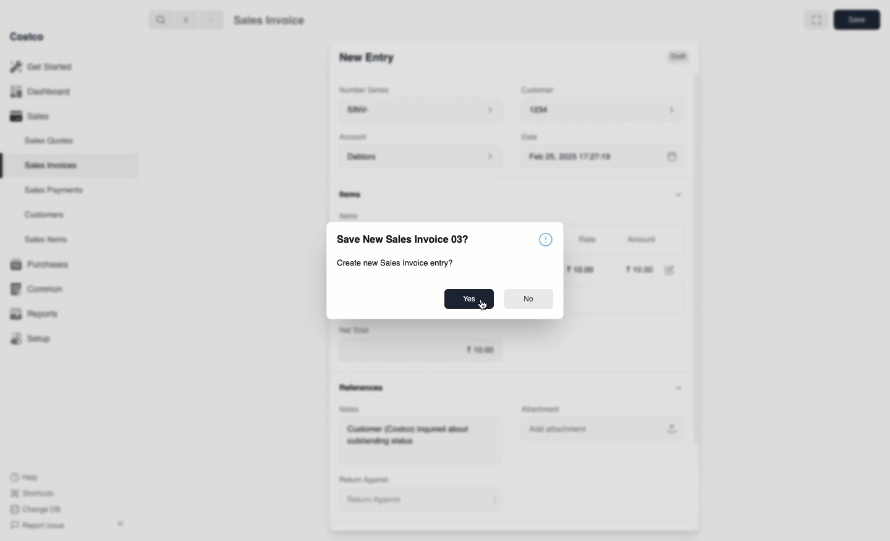  What do you see at coordinates (541, 91) in the screenshot?
I see `Customer` at bounding box center [541, 91].